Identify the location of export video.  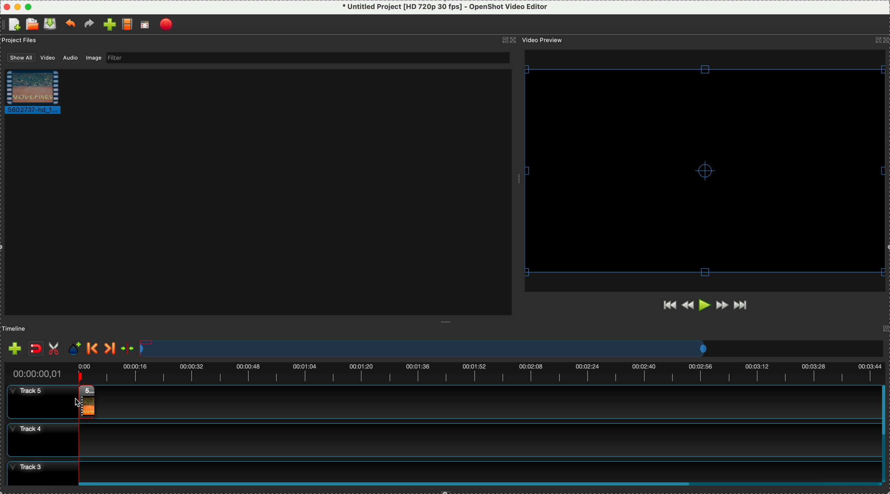
(167, 25).